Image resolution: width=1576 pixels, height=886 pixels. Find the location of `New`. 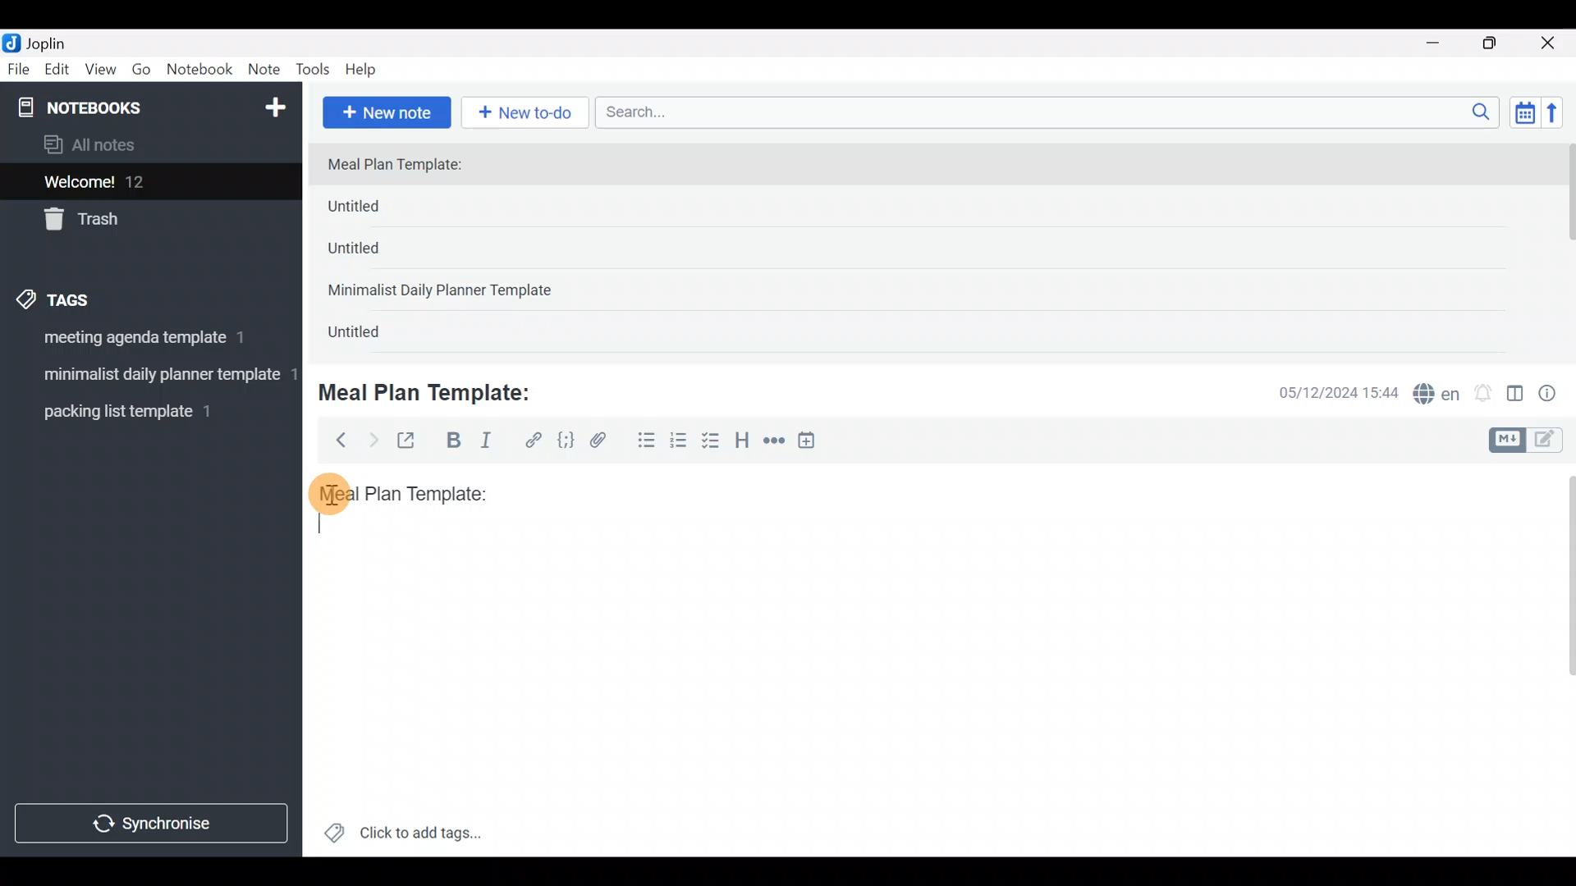

New is located at coordinates (274, 104).